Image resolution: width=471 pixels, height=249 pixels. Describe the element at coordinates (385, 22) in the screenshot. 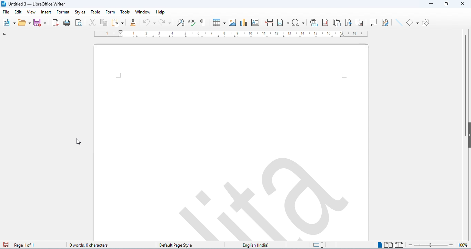

I see `show track changes` at that location.